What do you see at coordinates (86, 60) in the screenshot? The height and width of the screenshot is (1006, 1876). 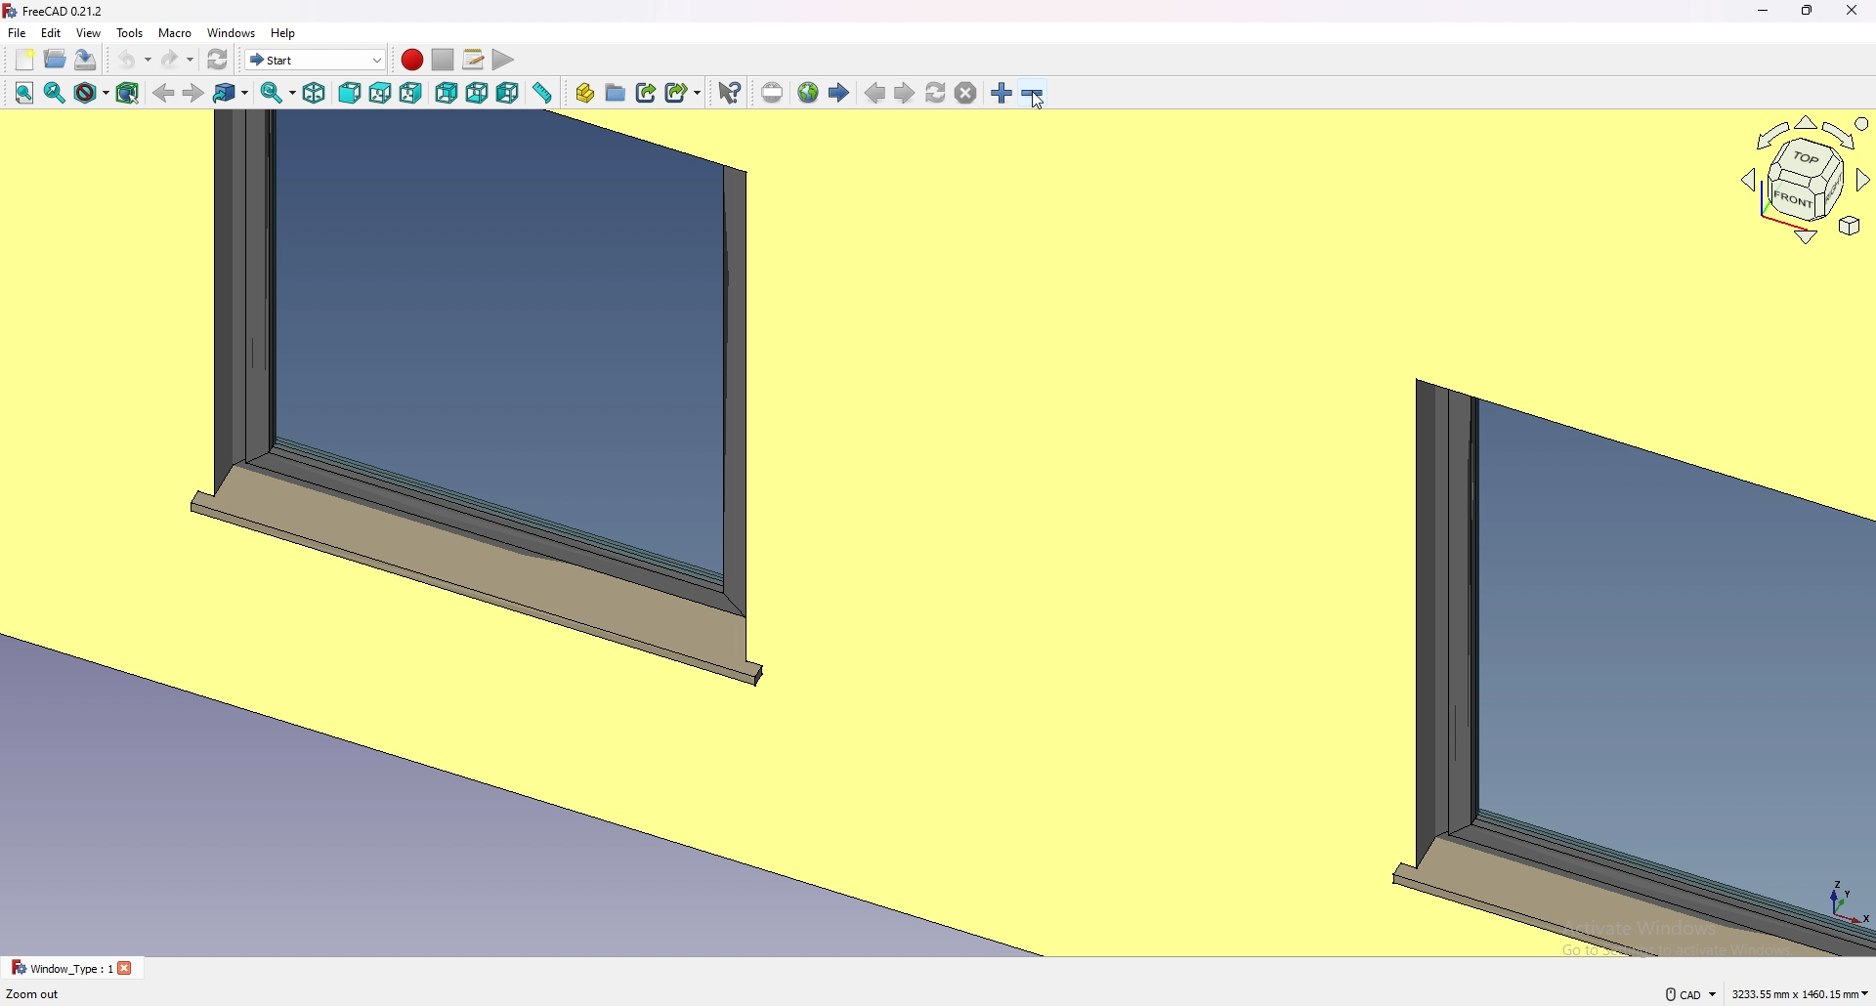 I see `save` at bounding box center [86, 60].